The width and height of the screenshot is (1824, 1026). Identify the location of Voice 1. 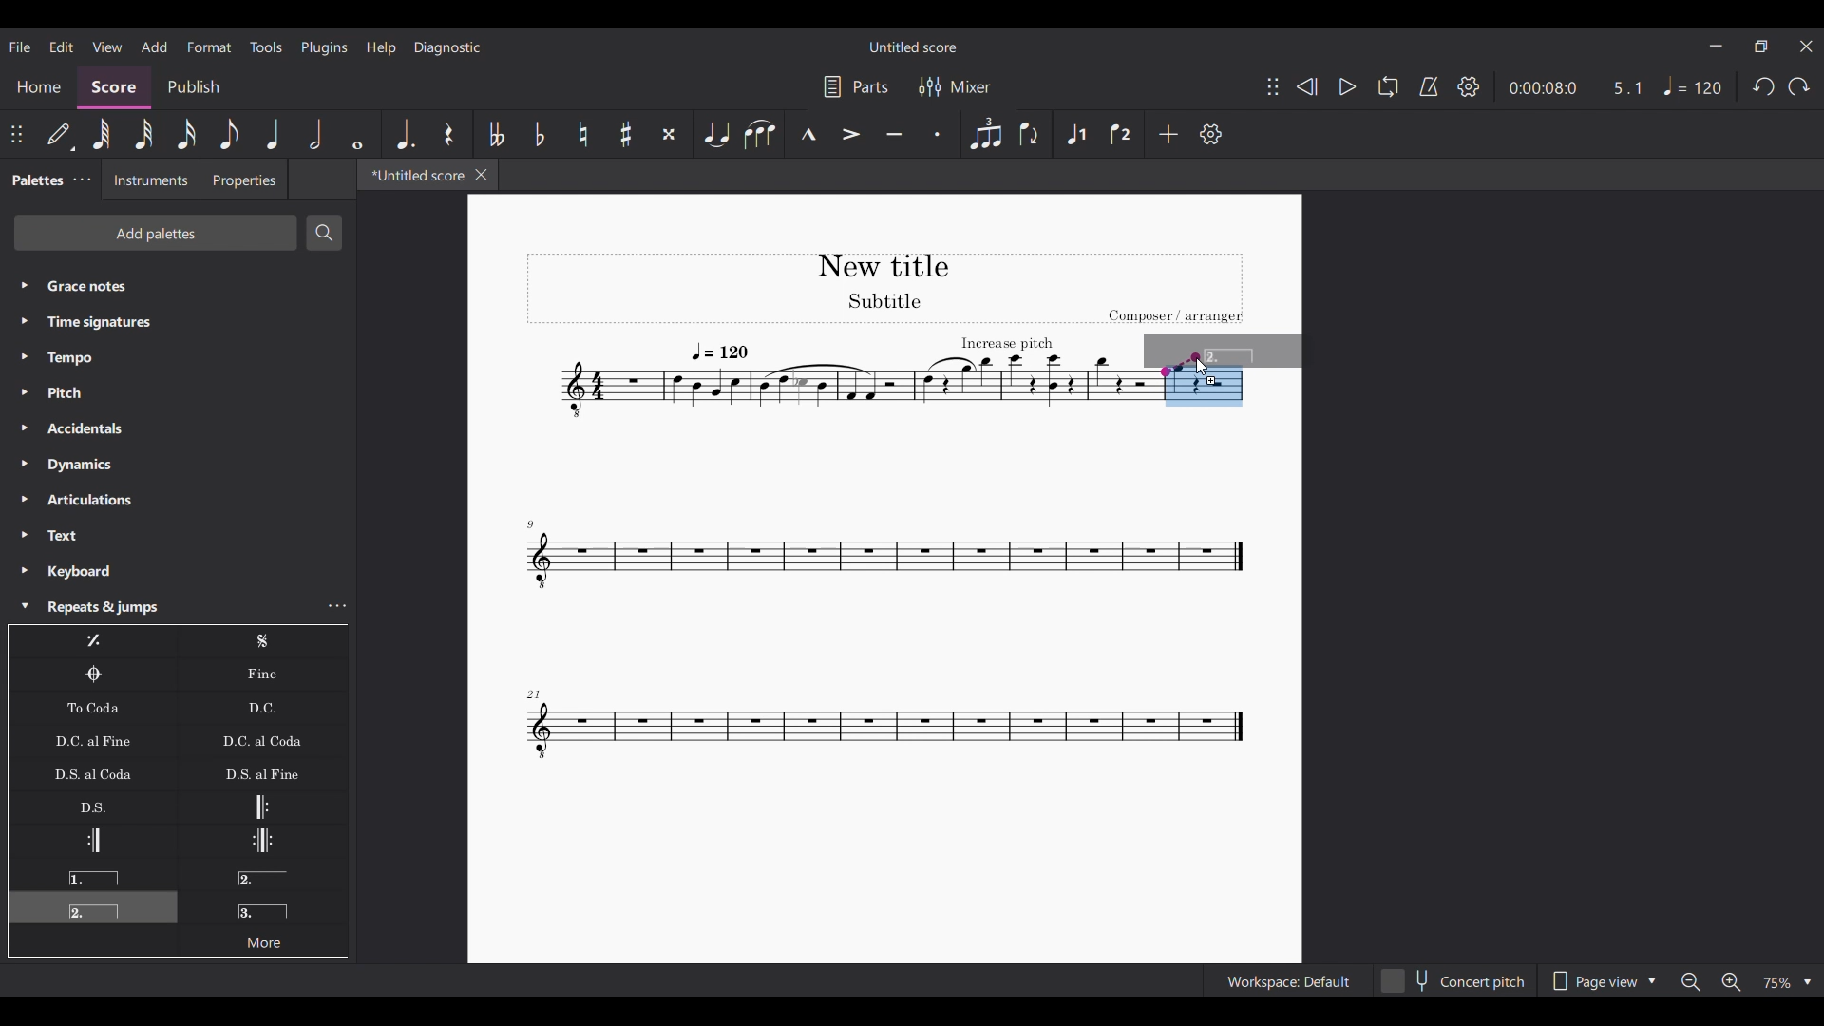
(1075, 134).